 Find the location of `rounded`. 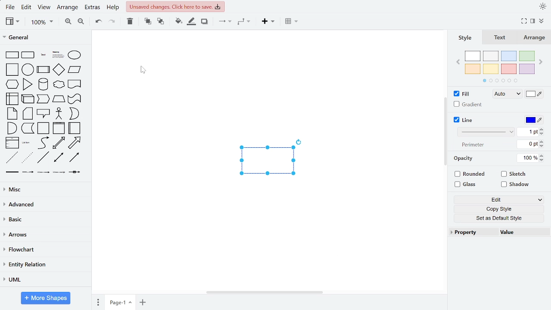

rounded is located at coordinates (471, 175).